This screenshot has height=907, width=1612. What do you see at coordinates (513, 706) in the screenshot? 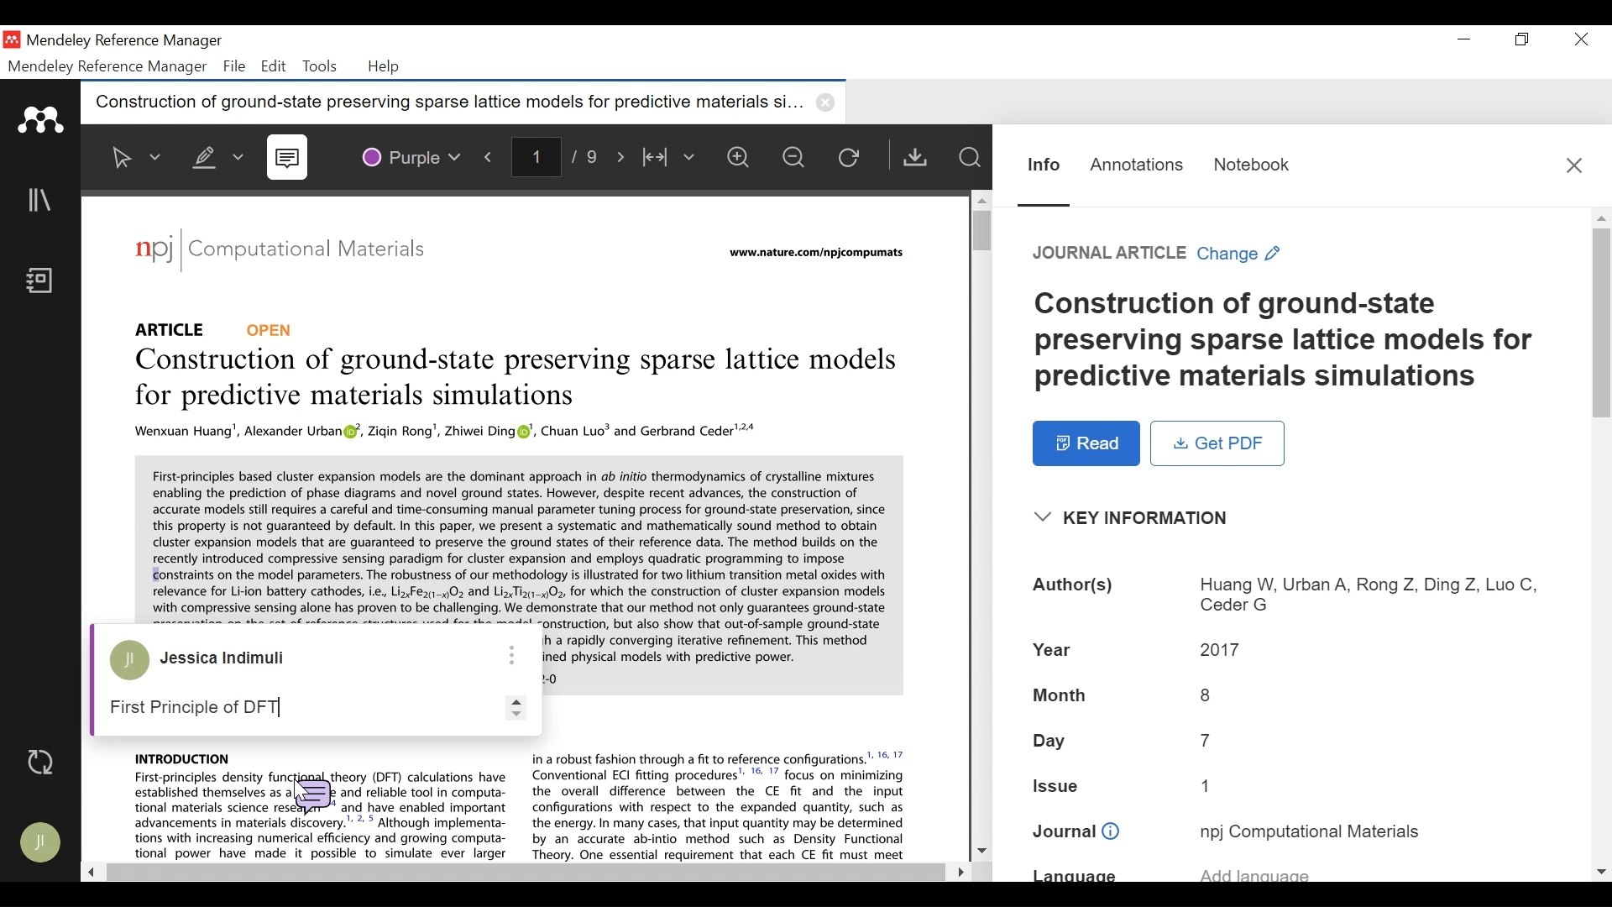
I see `Navigate up or down` at bounding box center [513, 706].